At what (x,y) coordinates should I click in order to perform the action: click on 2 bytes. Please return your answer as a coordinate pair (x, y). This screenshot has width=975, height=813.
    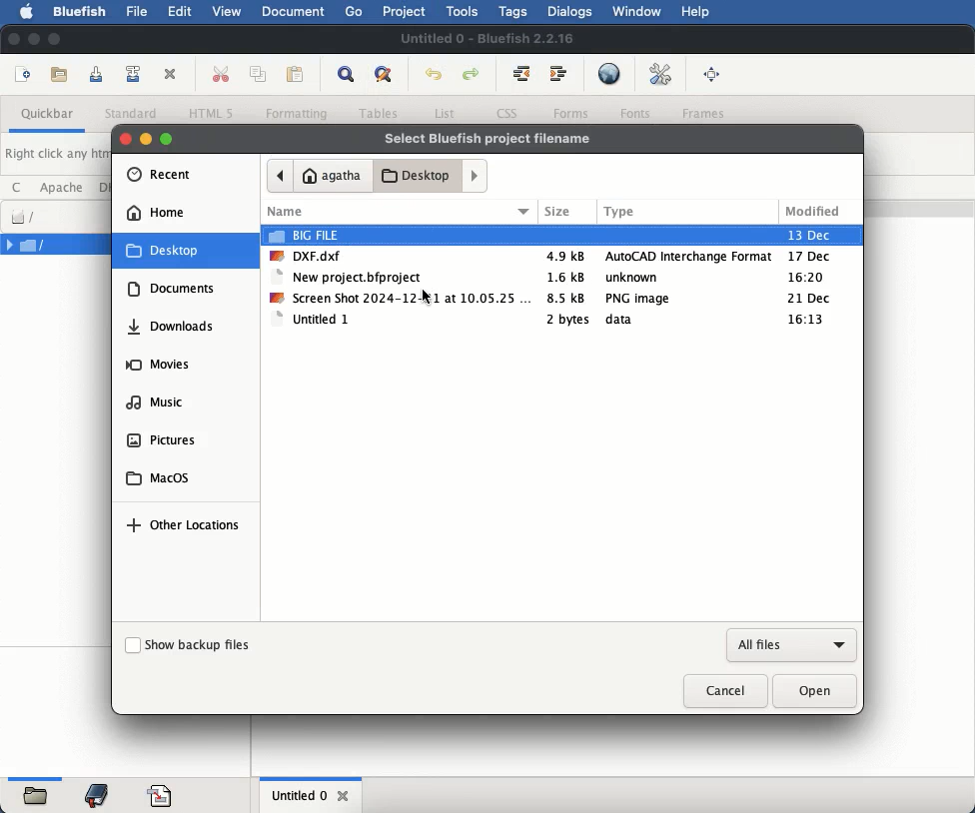
    Looking at the image, I should click on (569, 321).